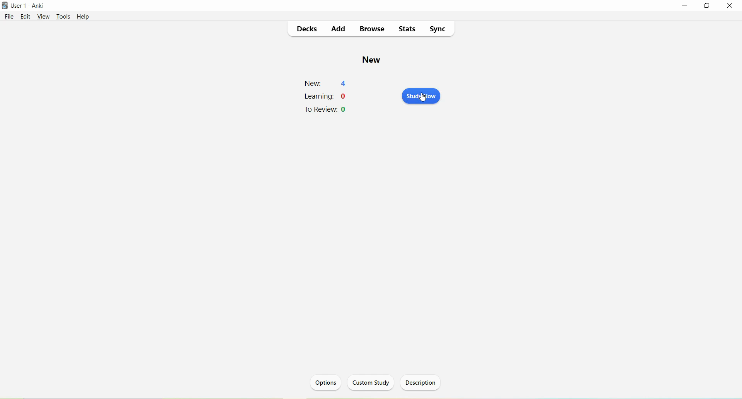  I want to click on Browse, so click(373, 29).